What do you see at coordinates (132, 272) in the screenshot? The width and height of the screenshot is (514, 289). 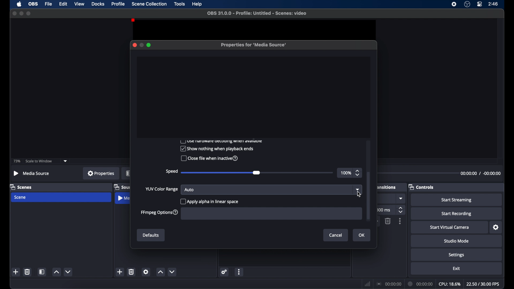 I see `delete` at bounding box center [132, 272].